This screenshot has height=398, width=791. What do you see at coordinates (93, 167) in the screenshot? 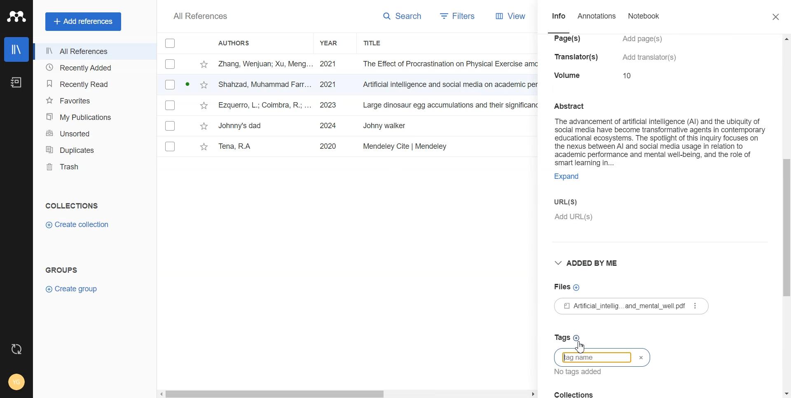
I see `Trash` at bounding box center [93, 167].